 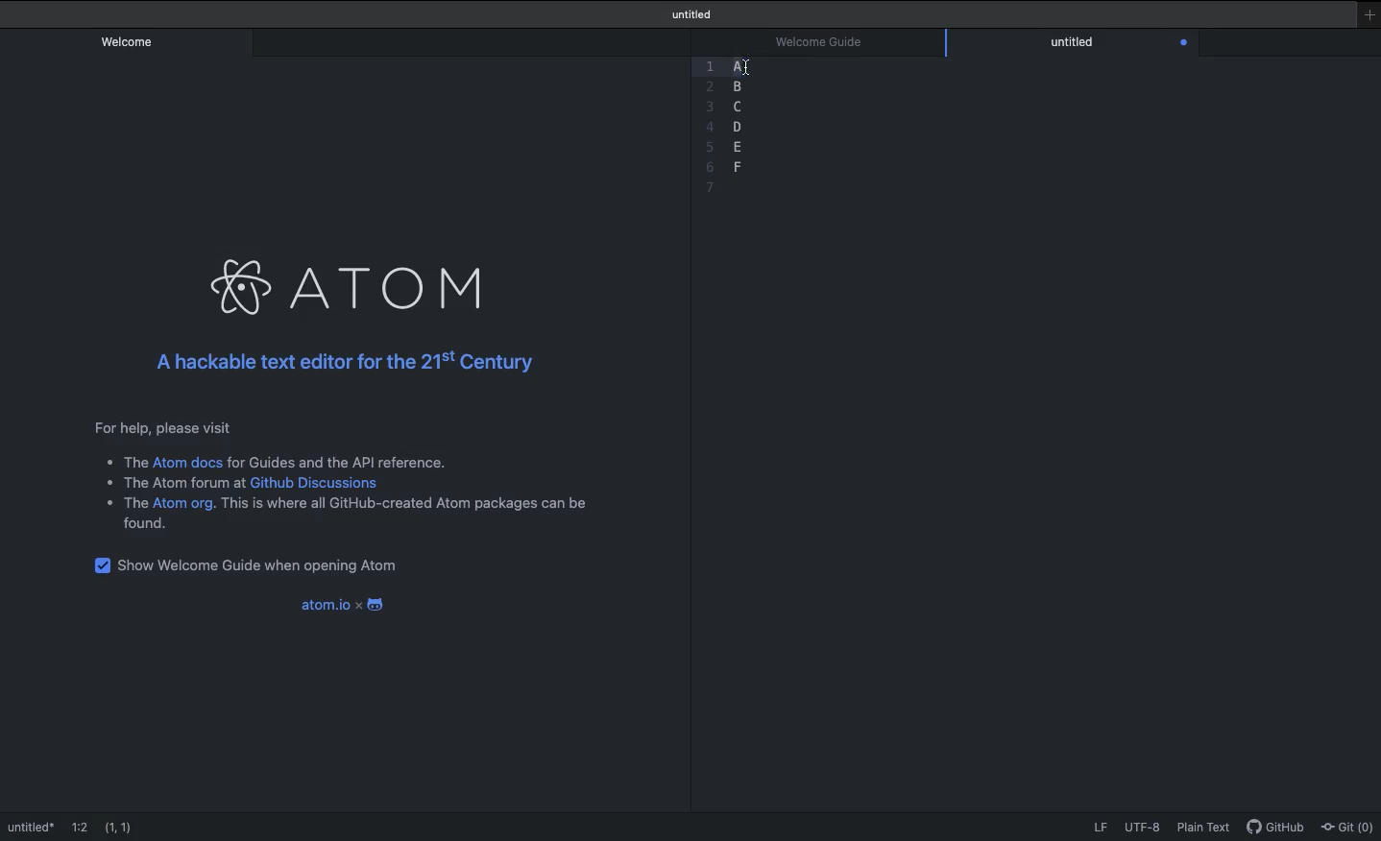 What do you see at coordinates (336, 476) in the screenshot?
I see `Instructional text` at bounding box center [336, 476].